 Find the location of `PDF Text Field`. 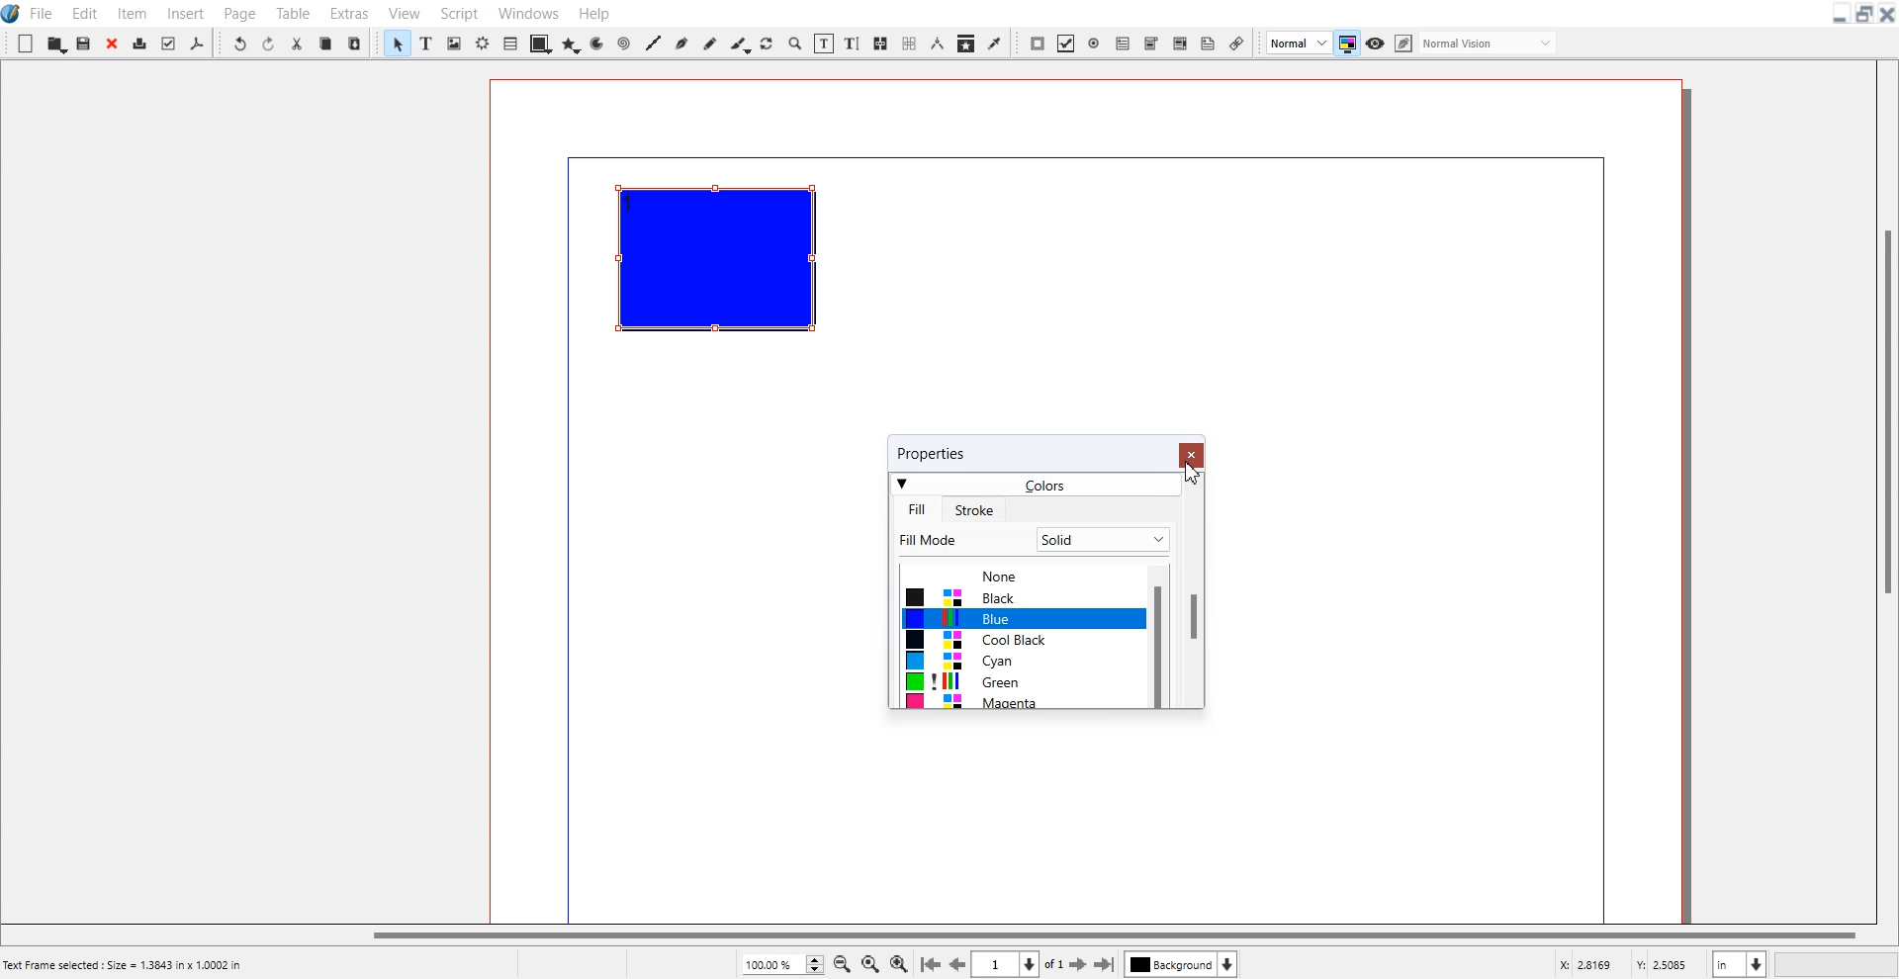

PDF Text Field is located at coordinates (1123, 43).